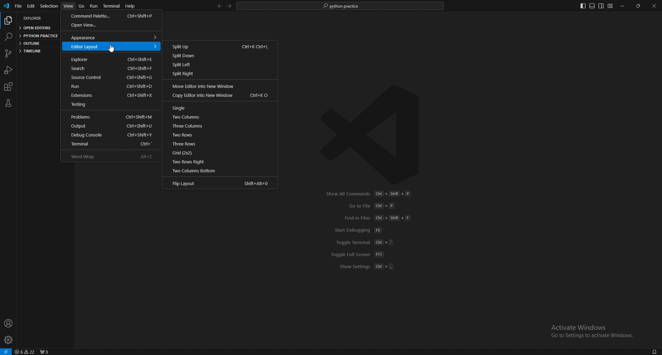  What do you see at coordinates (370, 126) in the screenshot?
I see `vscode logo` at bounding box center [370, 126].